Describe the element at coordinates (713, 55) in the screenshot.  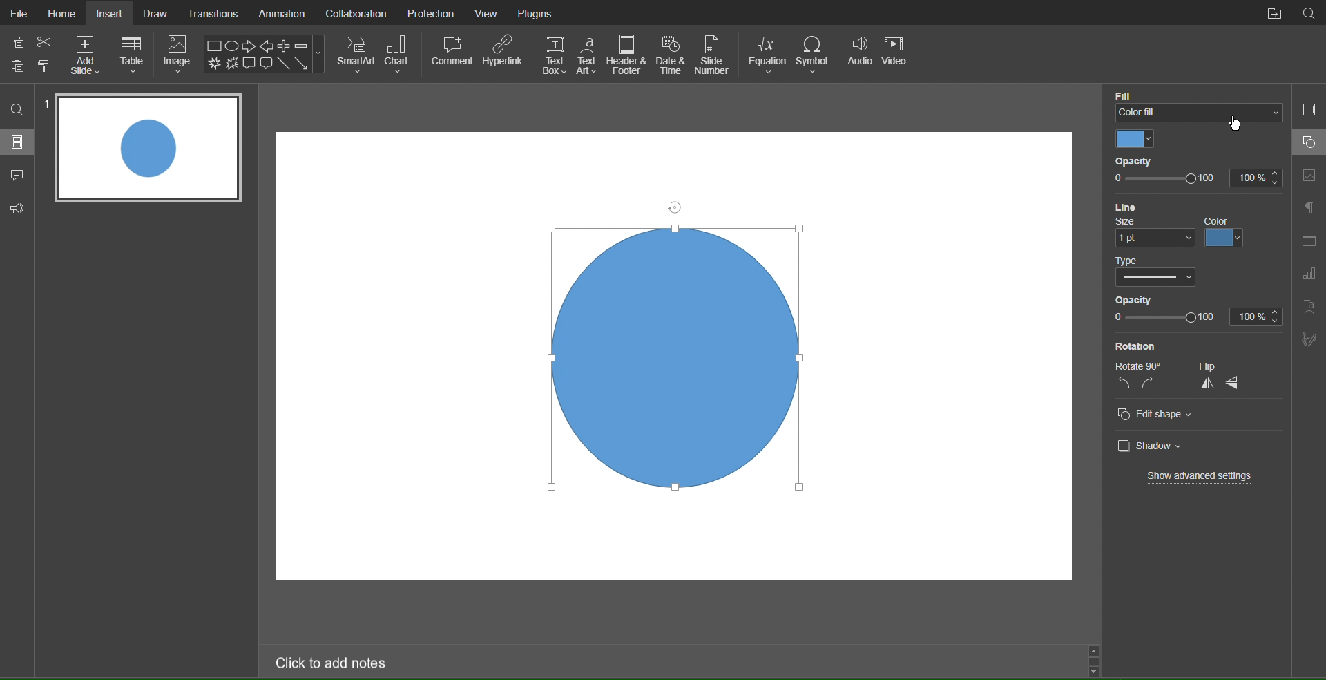
I see `Slide Number` at that location.